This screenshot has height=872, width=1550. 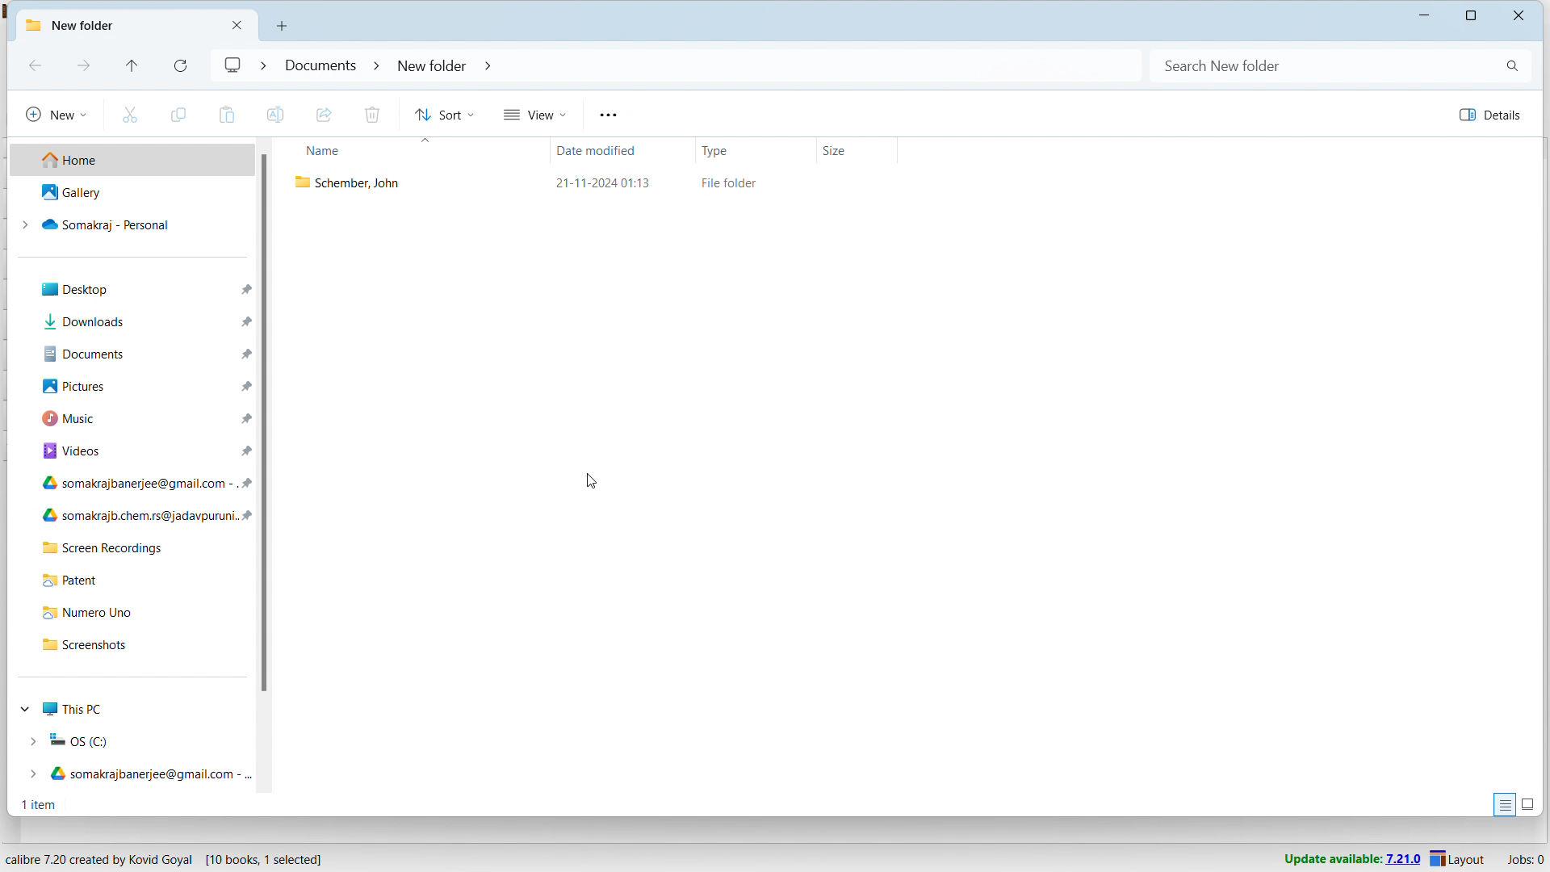 What do you see at coordinates (180, 65) in the screenshot?
I see `refresh` at bounding box center [180, 65].